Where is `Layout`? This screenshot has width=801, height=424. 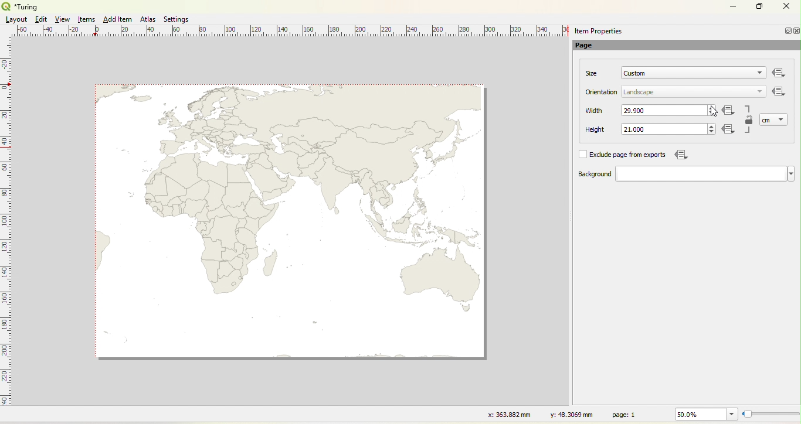 Layout is located at coordinates (16, 19).